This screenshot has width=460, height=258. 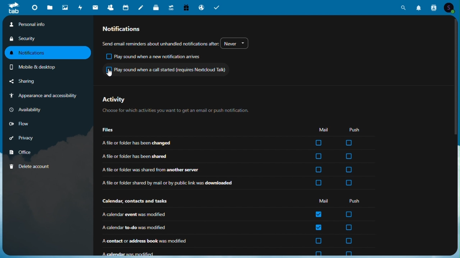 What do you see at coordinates (323, 201) in the screenshot?
I see `mail` at bounding box center [323, 201].